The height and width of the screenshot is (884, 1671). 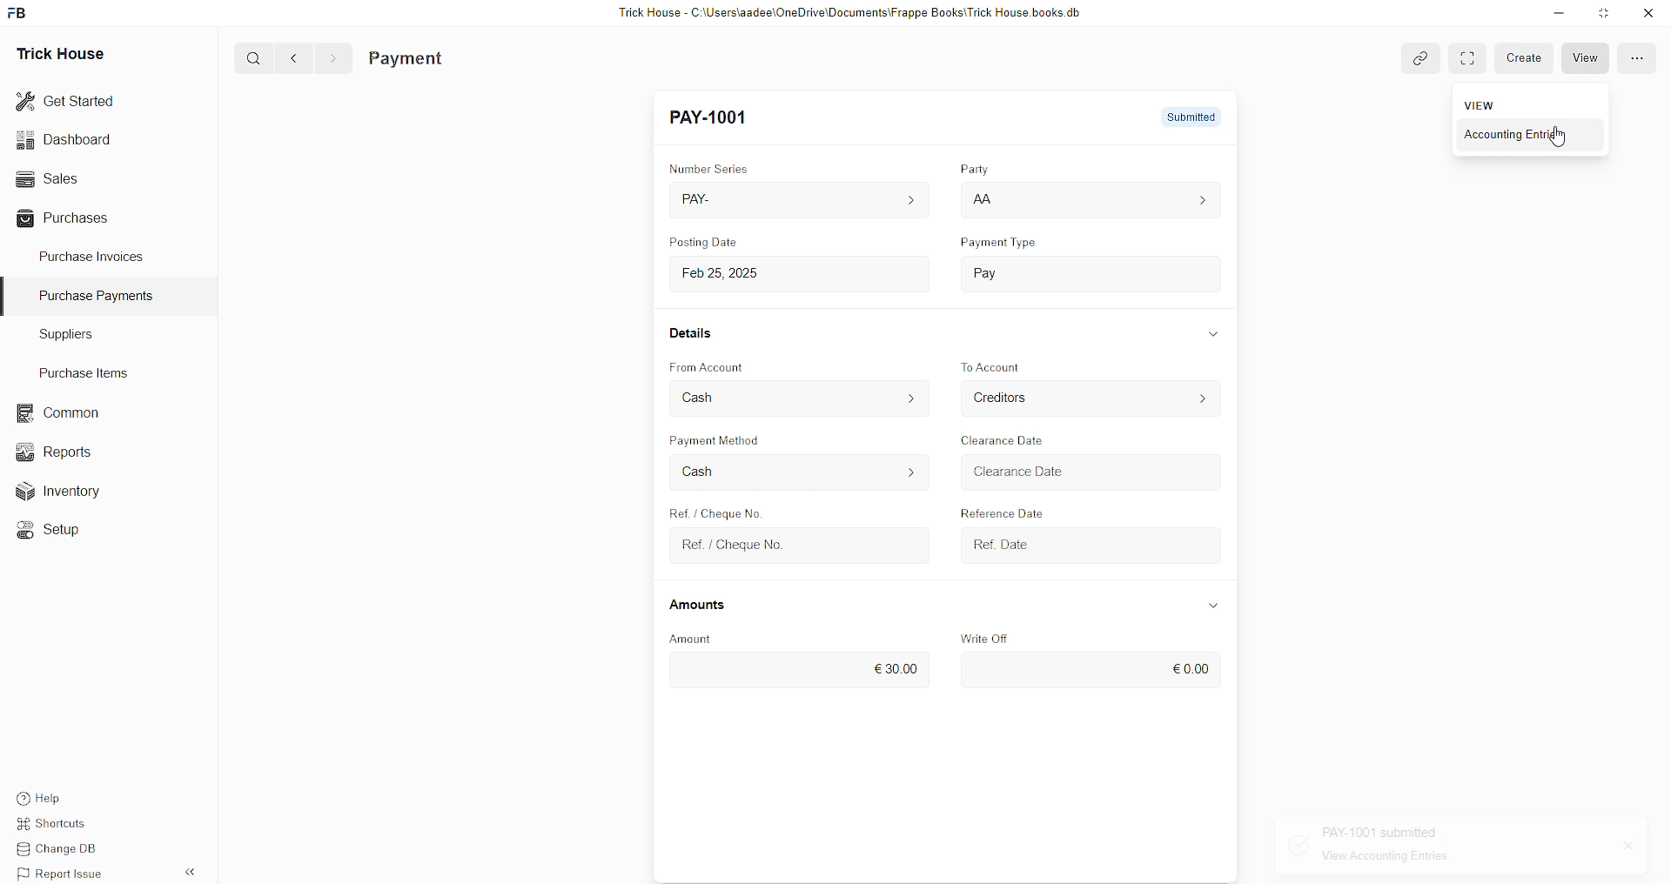 What do you see at coordinates (968, 171) in the screenshot?
I see `Party` at bounding box center [968, 171].